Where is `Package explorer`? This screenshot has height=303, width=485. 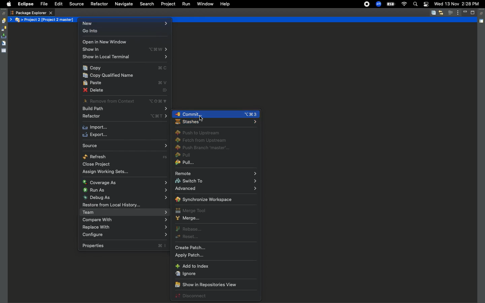
Package explorer is located at coordinates (31, 13).